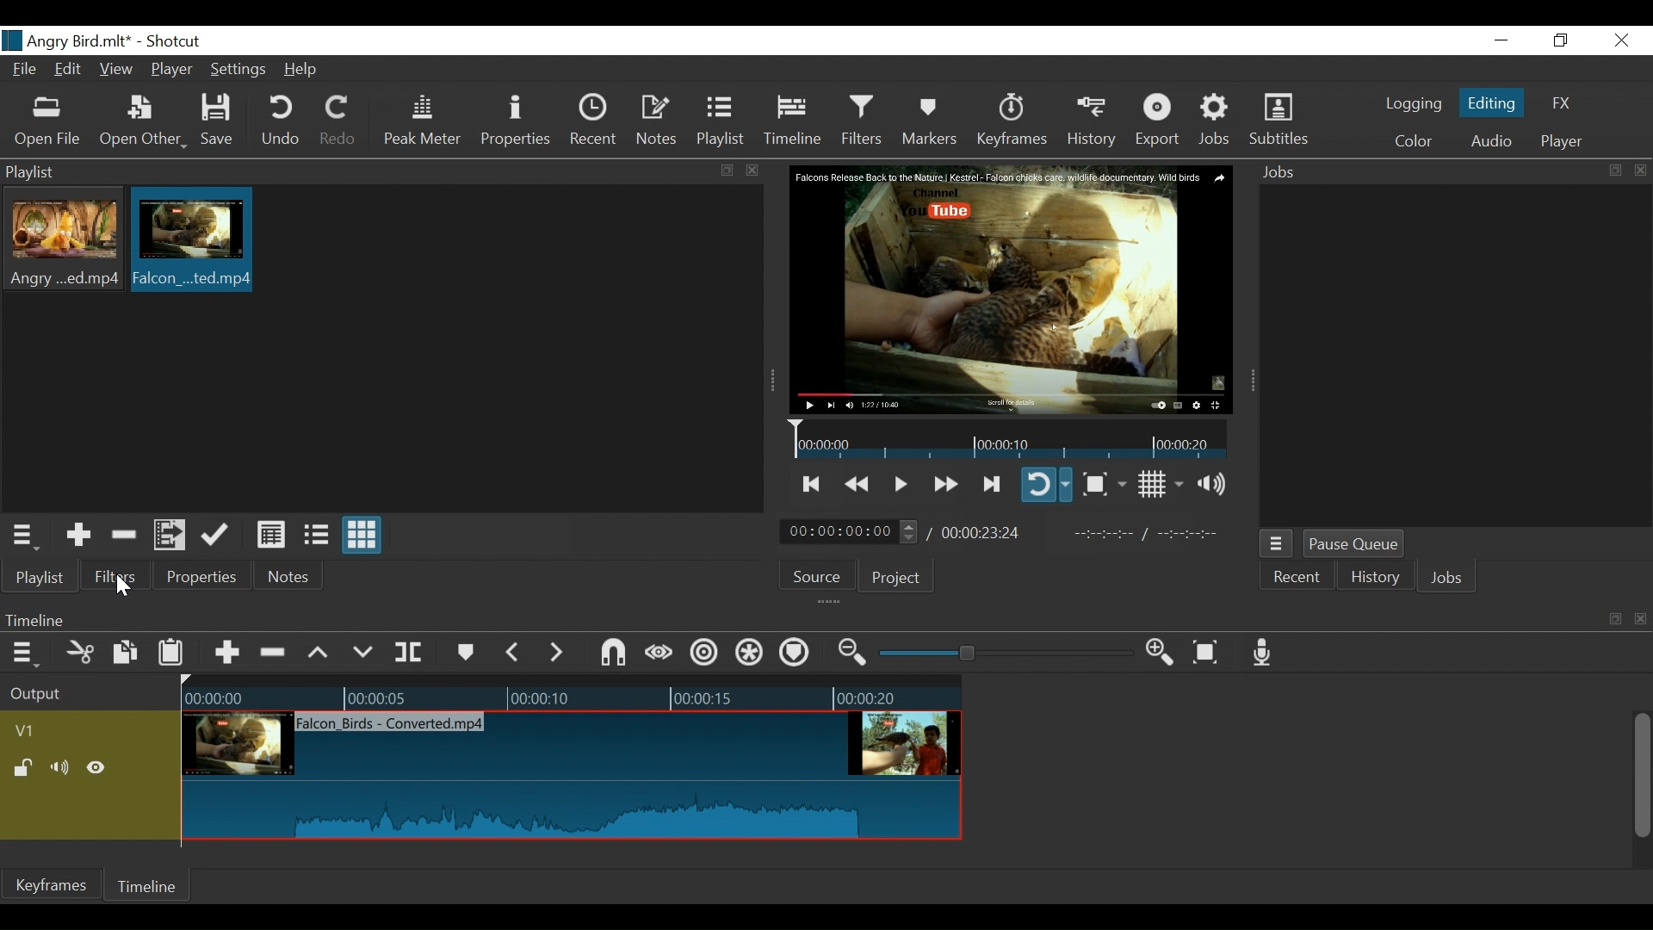 The width and height of the screenshot is (1653, 930). What do you see at coordinates (983, 532) in the screenshot?
I see `Total Duration` at bounding box center [983, 532].